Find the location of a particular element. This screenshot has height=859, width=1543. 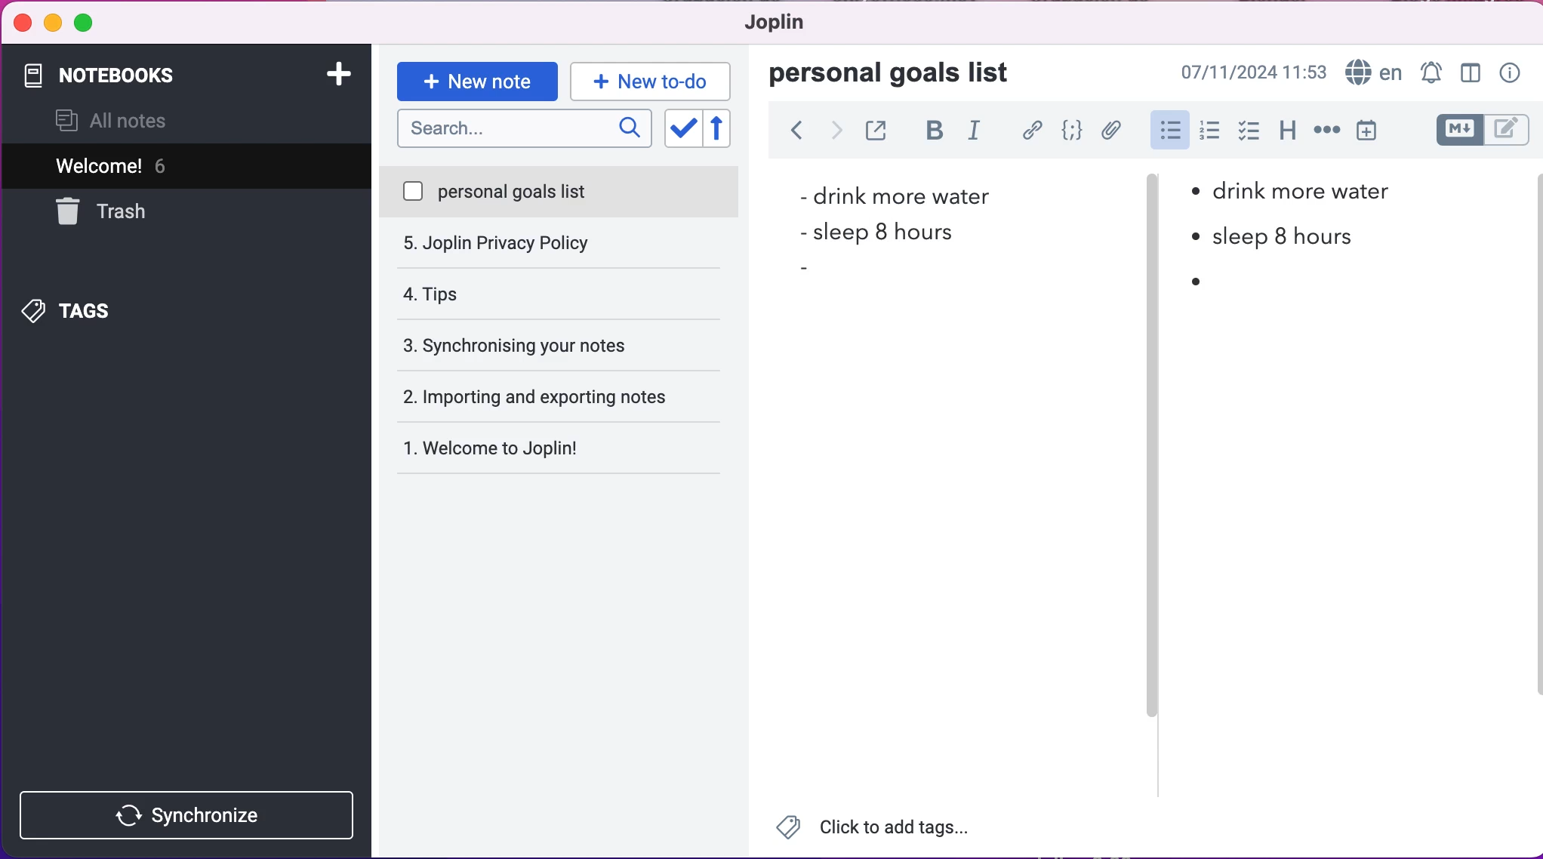

Sleep 8 hours is located at coordinates (886, 231).